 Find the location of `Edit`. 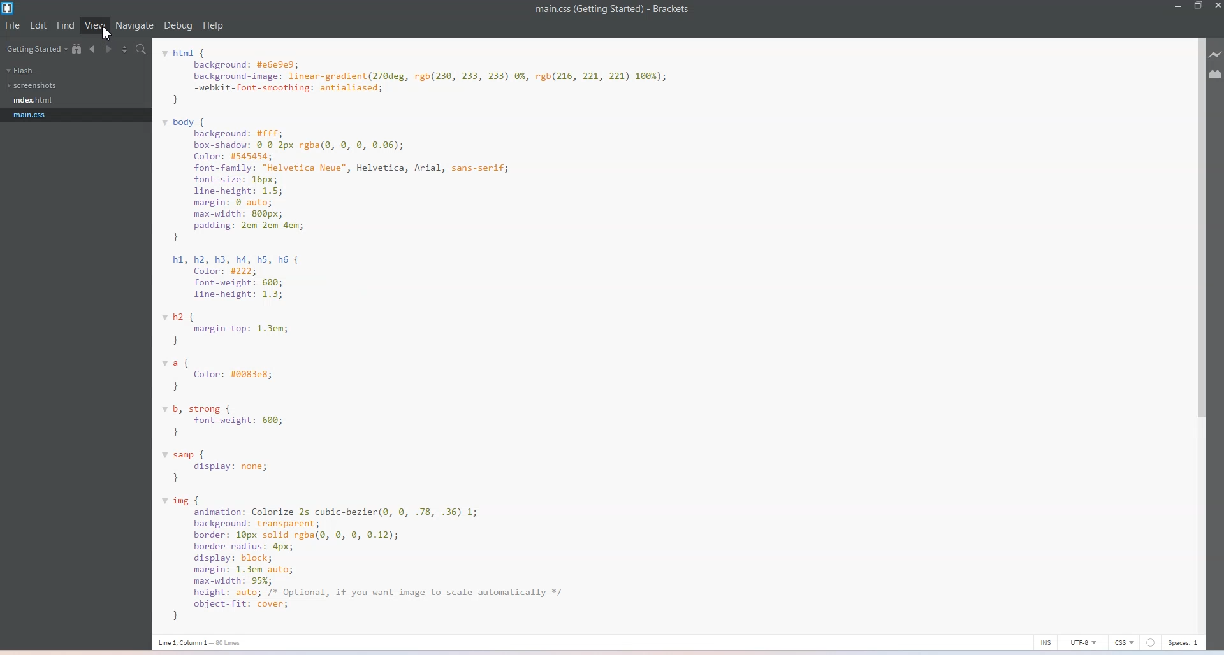

Edit is located at coordinates (38, 25).